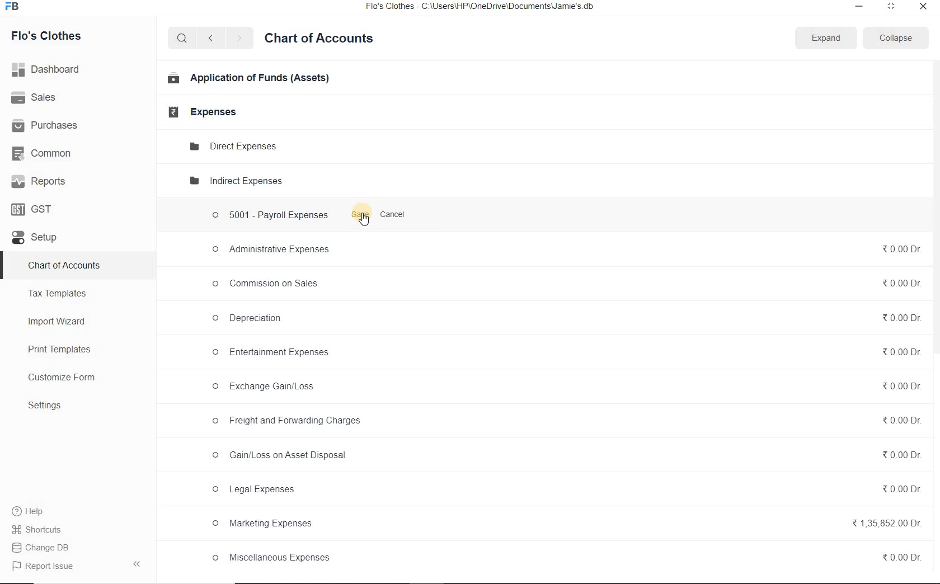 This screenshot has height=584, width=940. I want to click on Sales, so click(36, 97).